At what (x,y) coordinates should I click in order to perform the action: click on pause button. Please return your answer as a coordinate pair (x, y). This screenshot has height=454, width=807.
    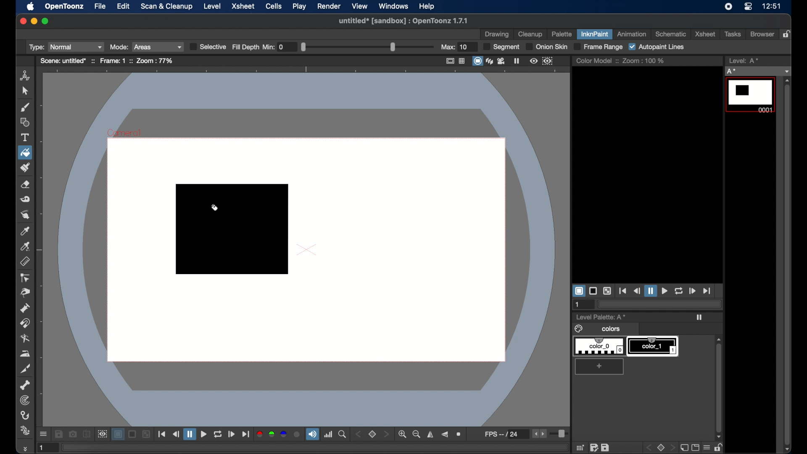
    Looking at the image, I should click on (650, 290).